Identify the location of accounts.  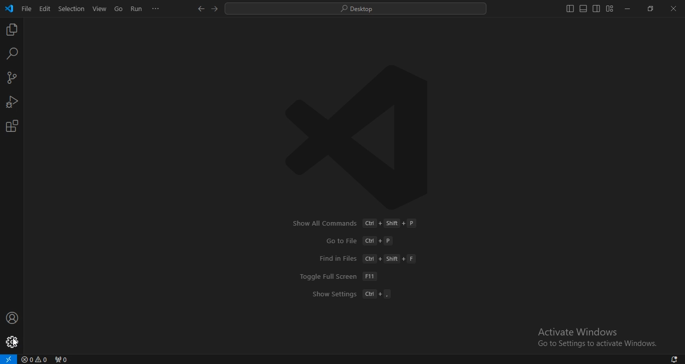
(12, 318).